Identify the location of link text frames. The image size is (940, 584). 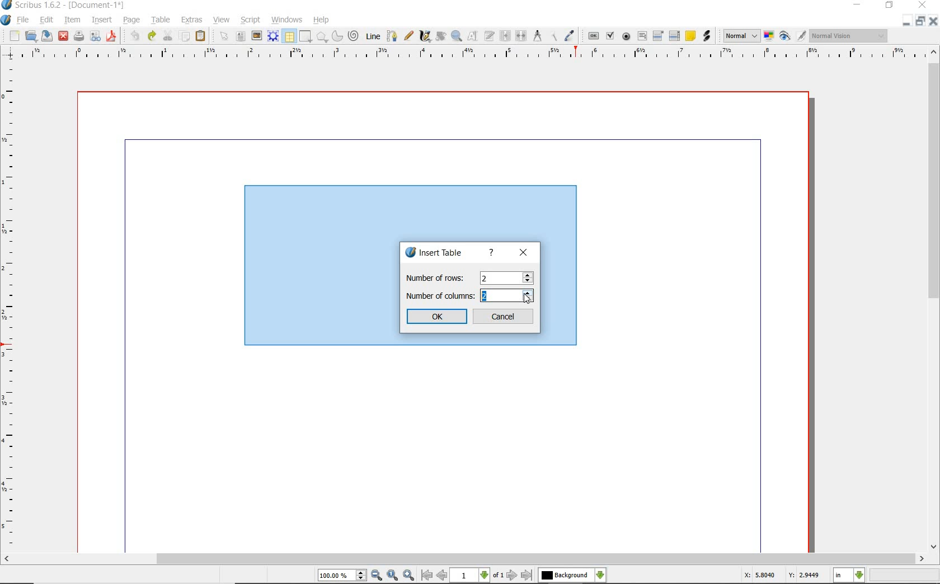
(506, 36).